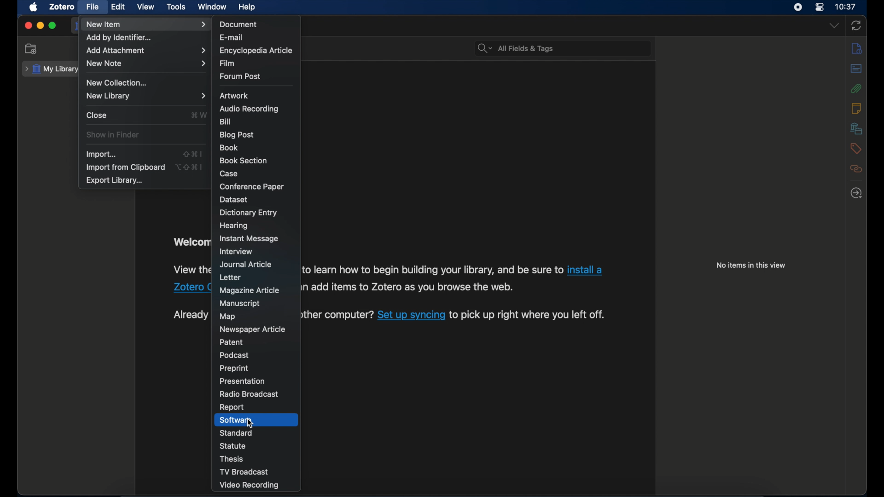 This screenshot has width=884, height=497. Describe the element at coordinates (248, 212) in the screenshot. I see `dictionary entry` at that location.